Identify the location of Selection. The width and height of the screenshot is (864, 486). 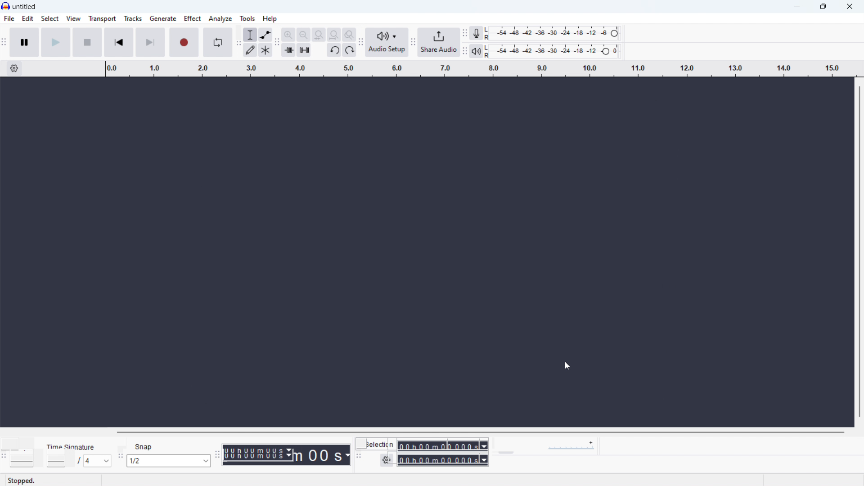
(380, 444).